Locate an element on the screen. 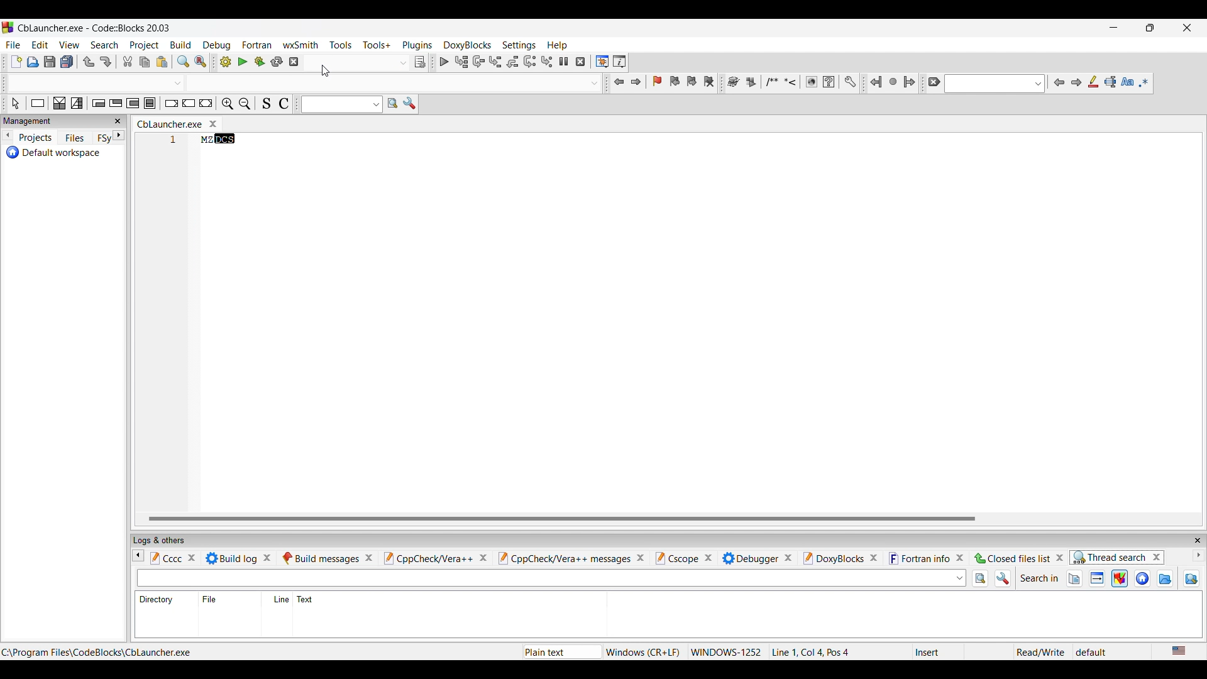 Image resolution: width=1207 pixels, height=679 pixels. Search in files is located at coordinates (980, 578).